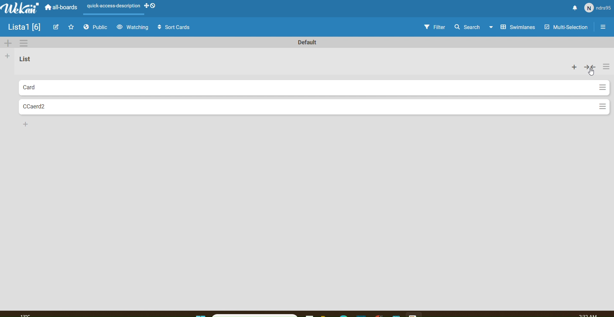 This screenshot has height=317, width=614. Describe the element at coordinates (20, 8) in the screenshot. I see `WeKan` at that location.